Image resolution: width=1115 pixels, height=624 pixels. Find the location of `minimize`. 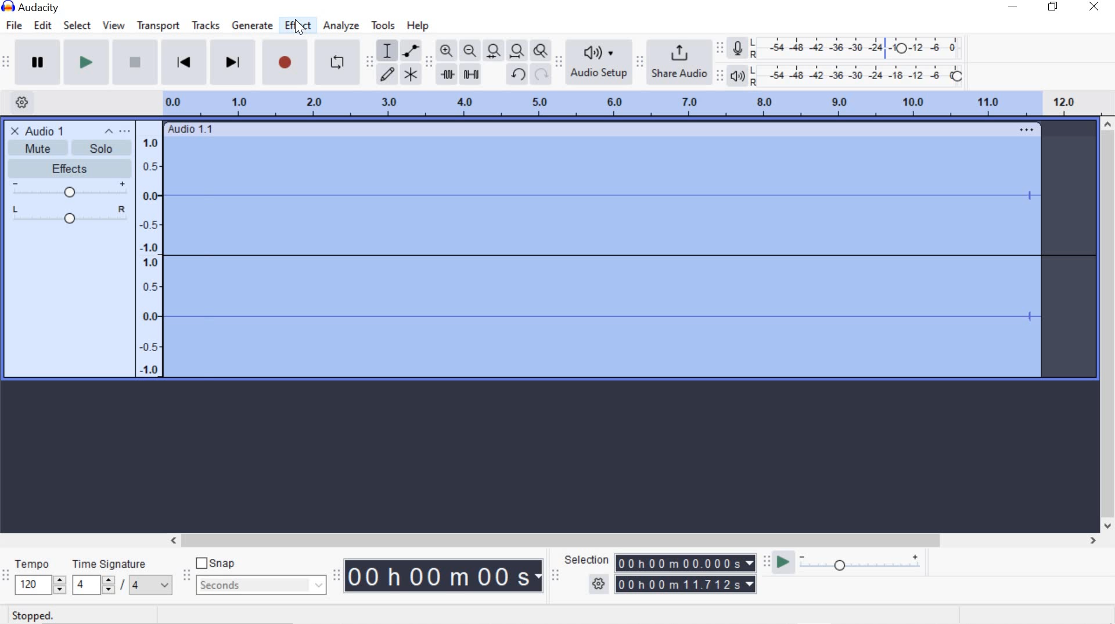

minimize is located at coordinates (1013, 8).